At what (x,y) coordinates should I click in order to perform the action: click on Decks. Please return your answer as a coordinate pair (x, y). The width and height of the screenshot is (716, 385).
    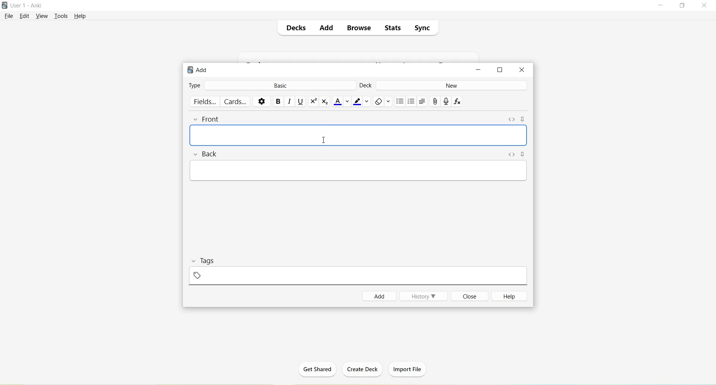
    Looking at the image, I should click on (295, 27).